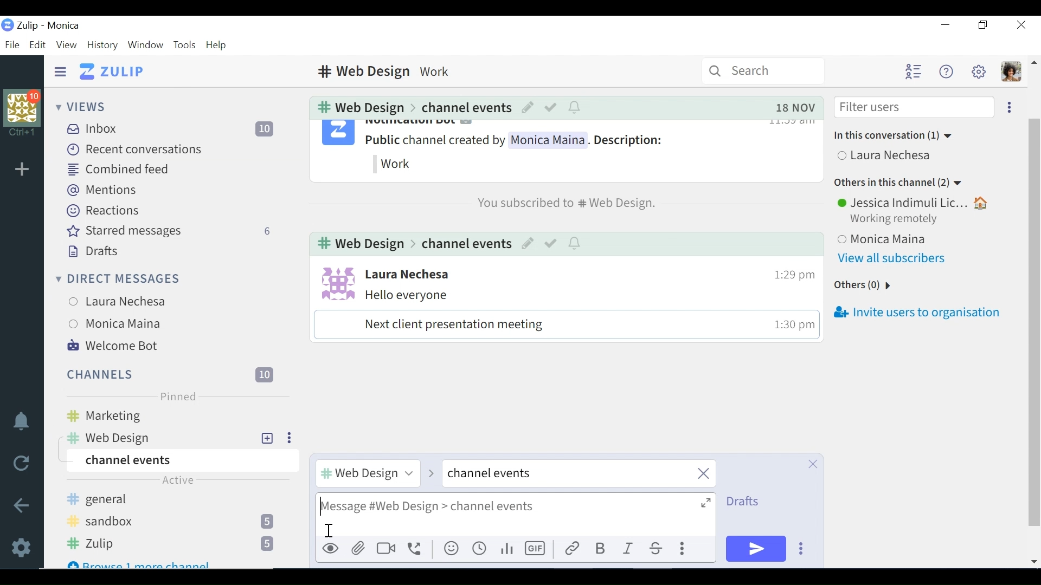 The height and width of the screenshot is (585, 1041). What do you see at coordinates (66, 44) in the screenshot?
I see `View` at bounding box center [66, 44].